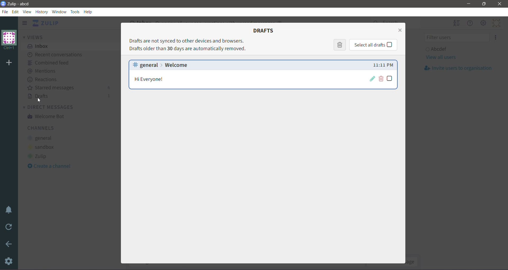 The height and width of the screenshot is (270, 508). What do you see at coordinates (500, 4) in the screenshot?
I see `Close` at bounding box center [500, 4].